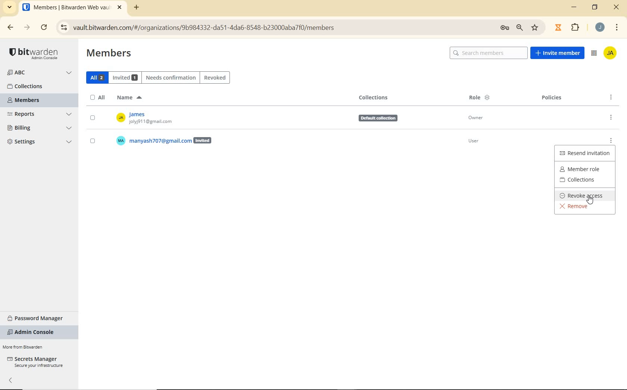 This screenshot has height=390, width=627. What do you see at coordinates (575, 9) in the screenshot?
I see `MINIMIZE` at bounding box center [575, 9].